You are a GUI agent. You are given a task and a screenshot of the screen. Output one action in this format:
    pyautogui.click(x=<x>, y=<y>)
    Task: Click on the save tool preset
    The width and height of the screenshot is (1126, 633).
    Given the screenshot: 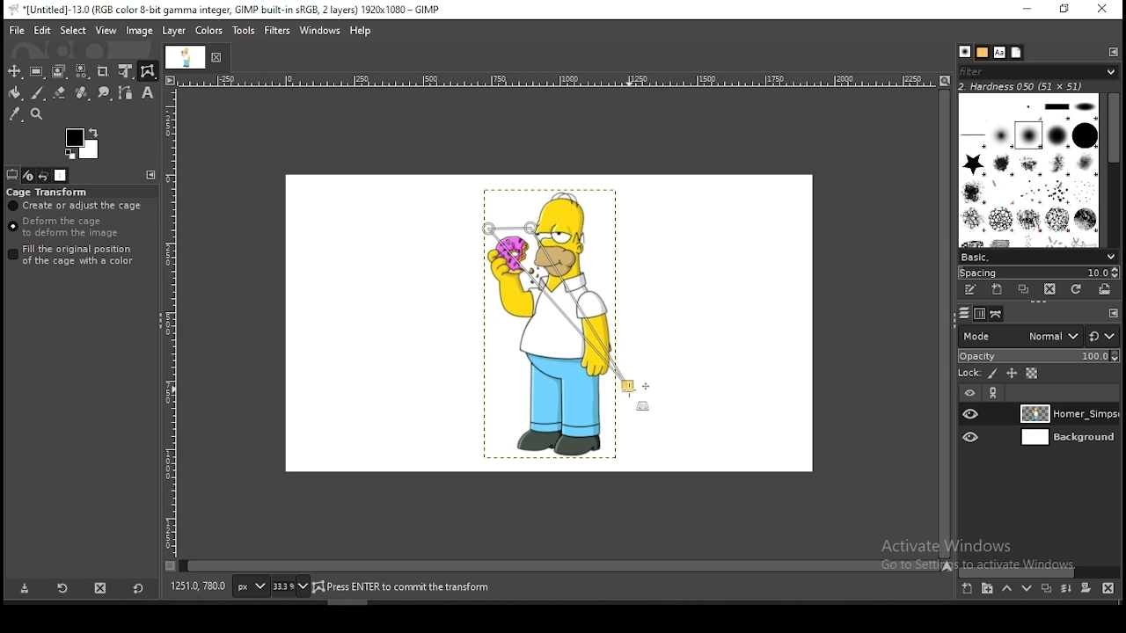 What is the action you would take?
    pyautogui.click(x=25, y=589)
    